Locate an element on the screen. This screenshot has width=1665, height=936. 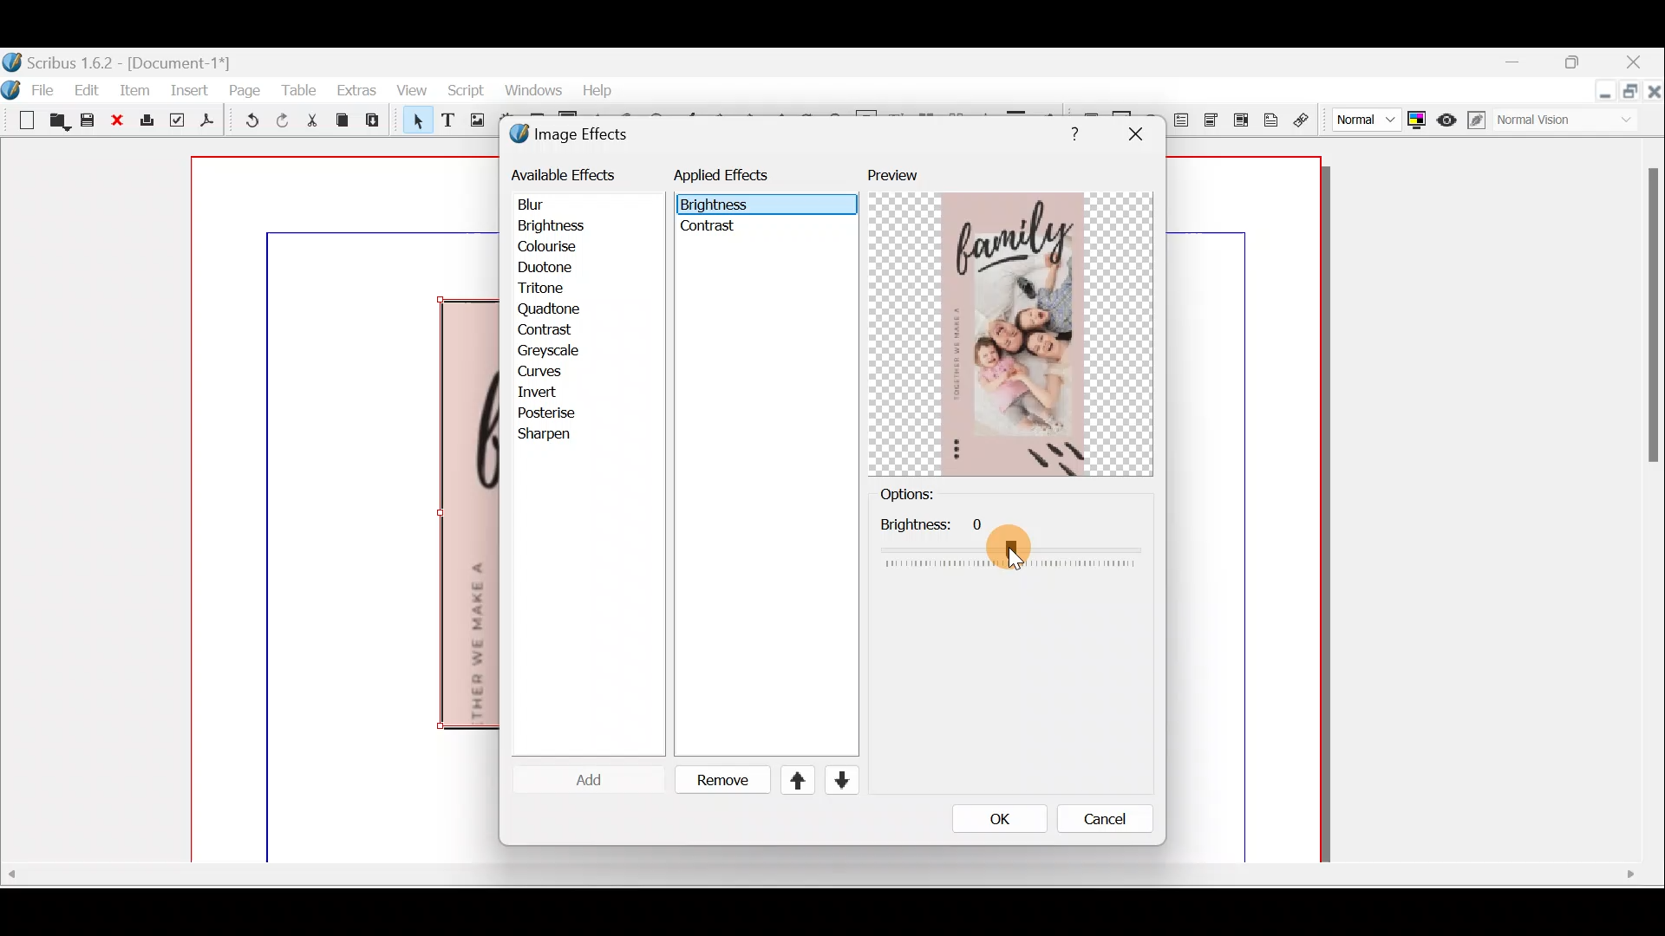
Undo is located at coordinates (245, 123).